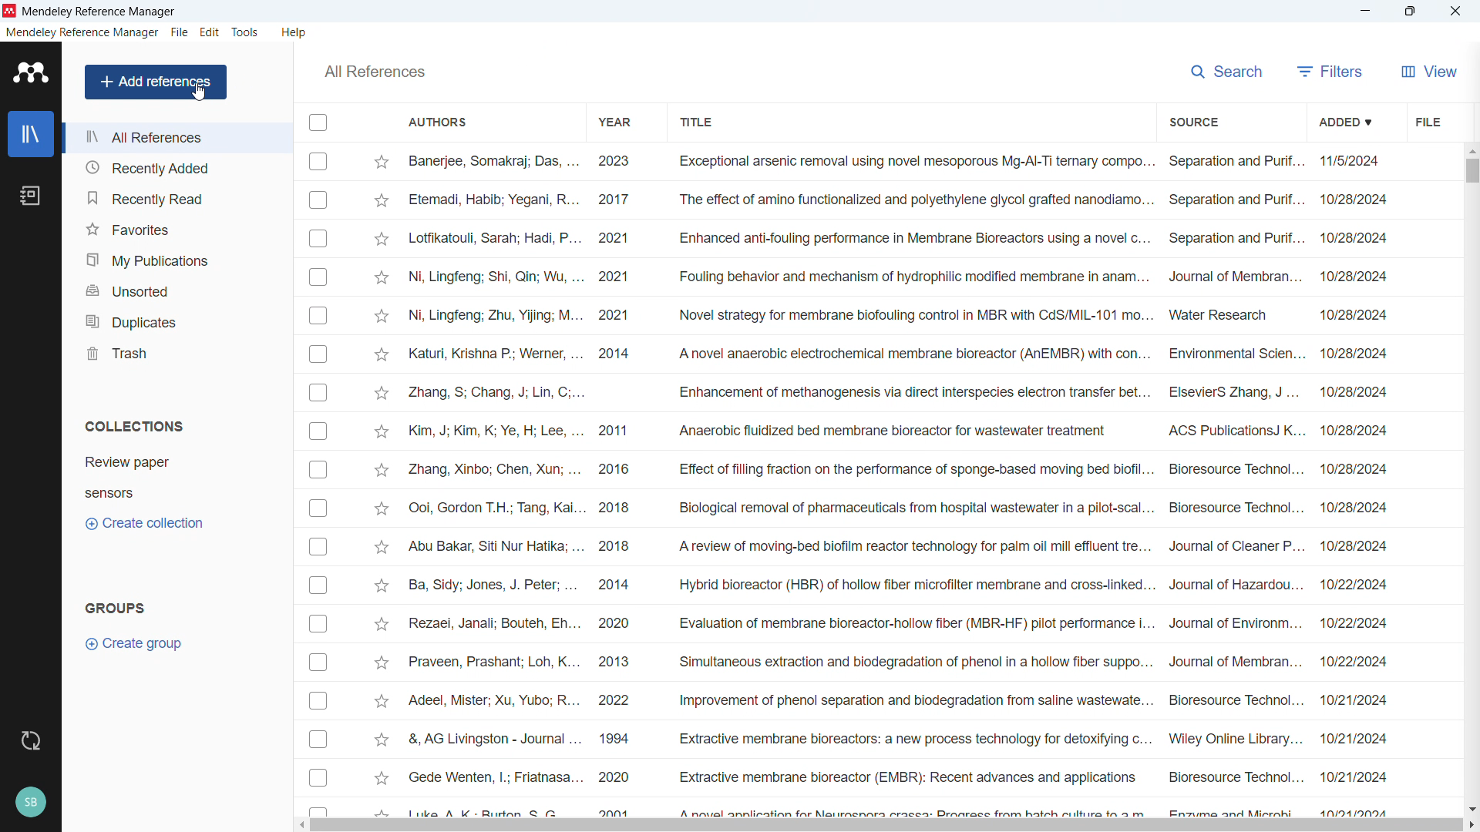 Image resolution: width=1480 pixels, height=832 pixels. What do you see at coordinates (10, 11) in the screenshot?
I see `logo` at bounding box center [10, 11].